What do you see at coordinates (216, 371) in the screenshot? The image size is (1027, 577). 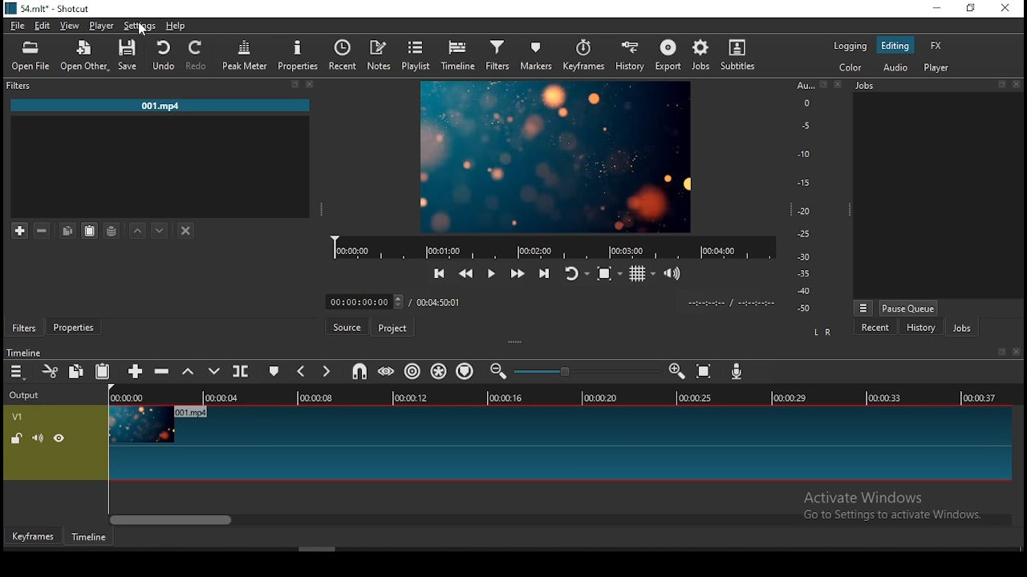 I see `overwrite` at bounding box center [216, 371].